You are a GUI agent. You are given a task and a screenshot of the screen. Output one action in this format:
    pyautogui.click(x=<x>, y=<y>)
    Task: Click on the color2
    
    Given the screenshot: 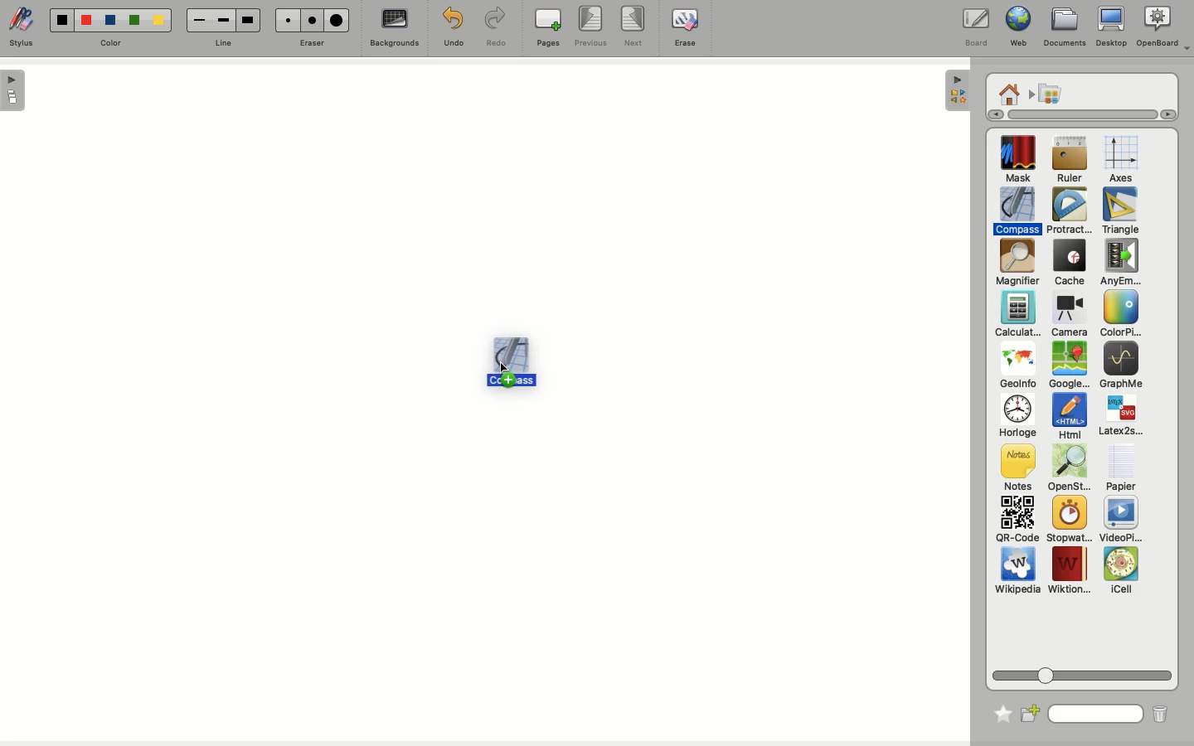 What is the action you would take?
    pyautogui.click(x=84, y=19)
    